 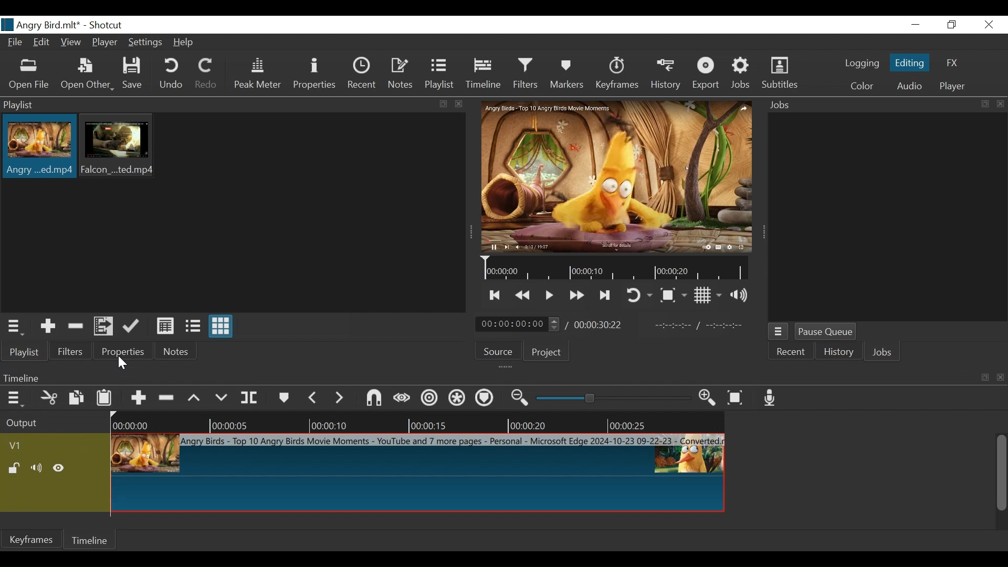 I want to click on Clip on timeline, so click(x=417, y=475).